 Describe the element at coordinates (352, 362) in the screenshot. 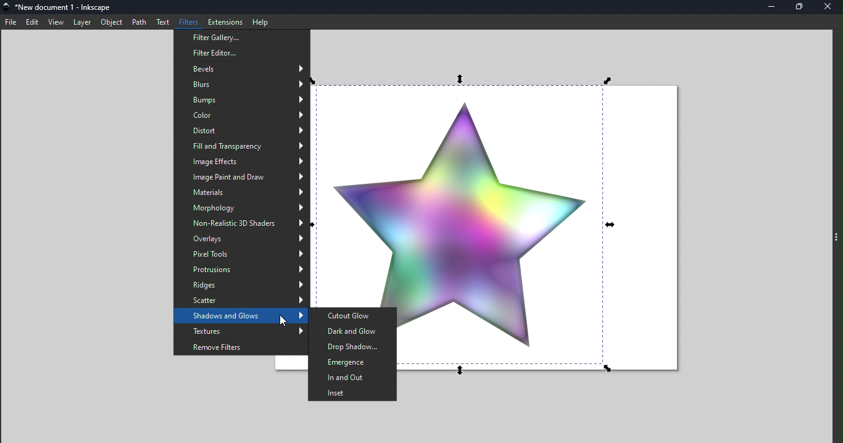

I see `Emergence` at that location.